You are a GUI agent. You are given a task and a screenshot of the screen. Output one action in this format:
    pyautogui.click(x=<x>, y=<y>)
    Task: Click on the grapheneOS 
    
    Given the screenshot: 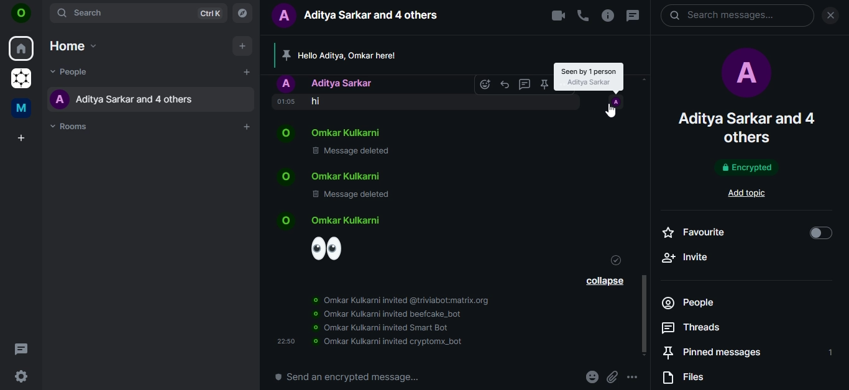 What is the action you would take?
    pyautogui.click(x=20, y=79)
    